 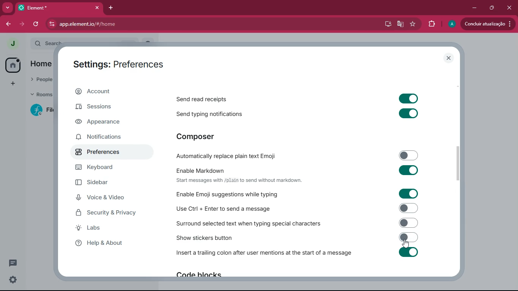 What do you see at coordinates (107, 243) in the screenshot?
I see `help` at bounding box center [107, 243].